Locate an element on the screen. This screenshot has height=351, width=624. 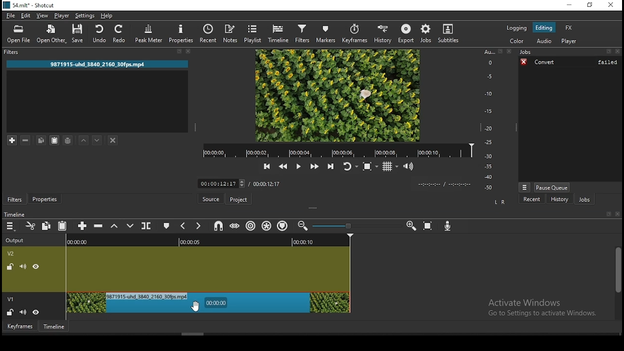
history is located at coordinates (559, 198).